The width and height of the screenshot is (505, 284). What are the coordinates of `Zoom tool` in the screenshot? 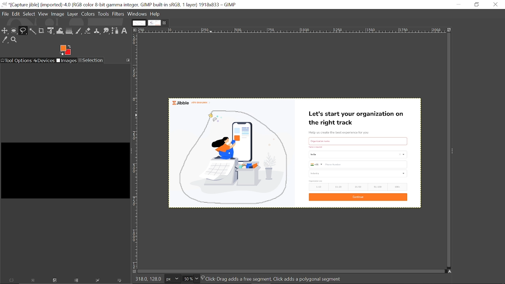 It's located at (14, 40).